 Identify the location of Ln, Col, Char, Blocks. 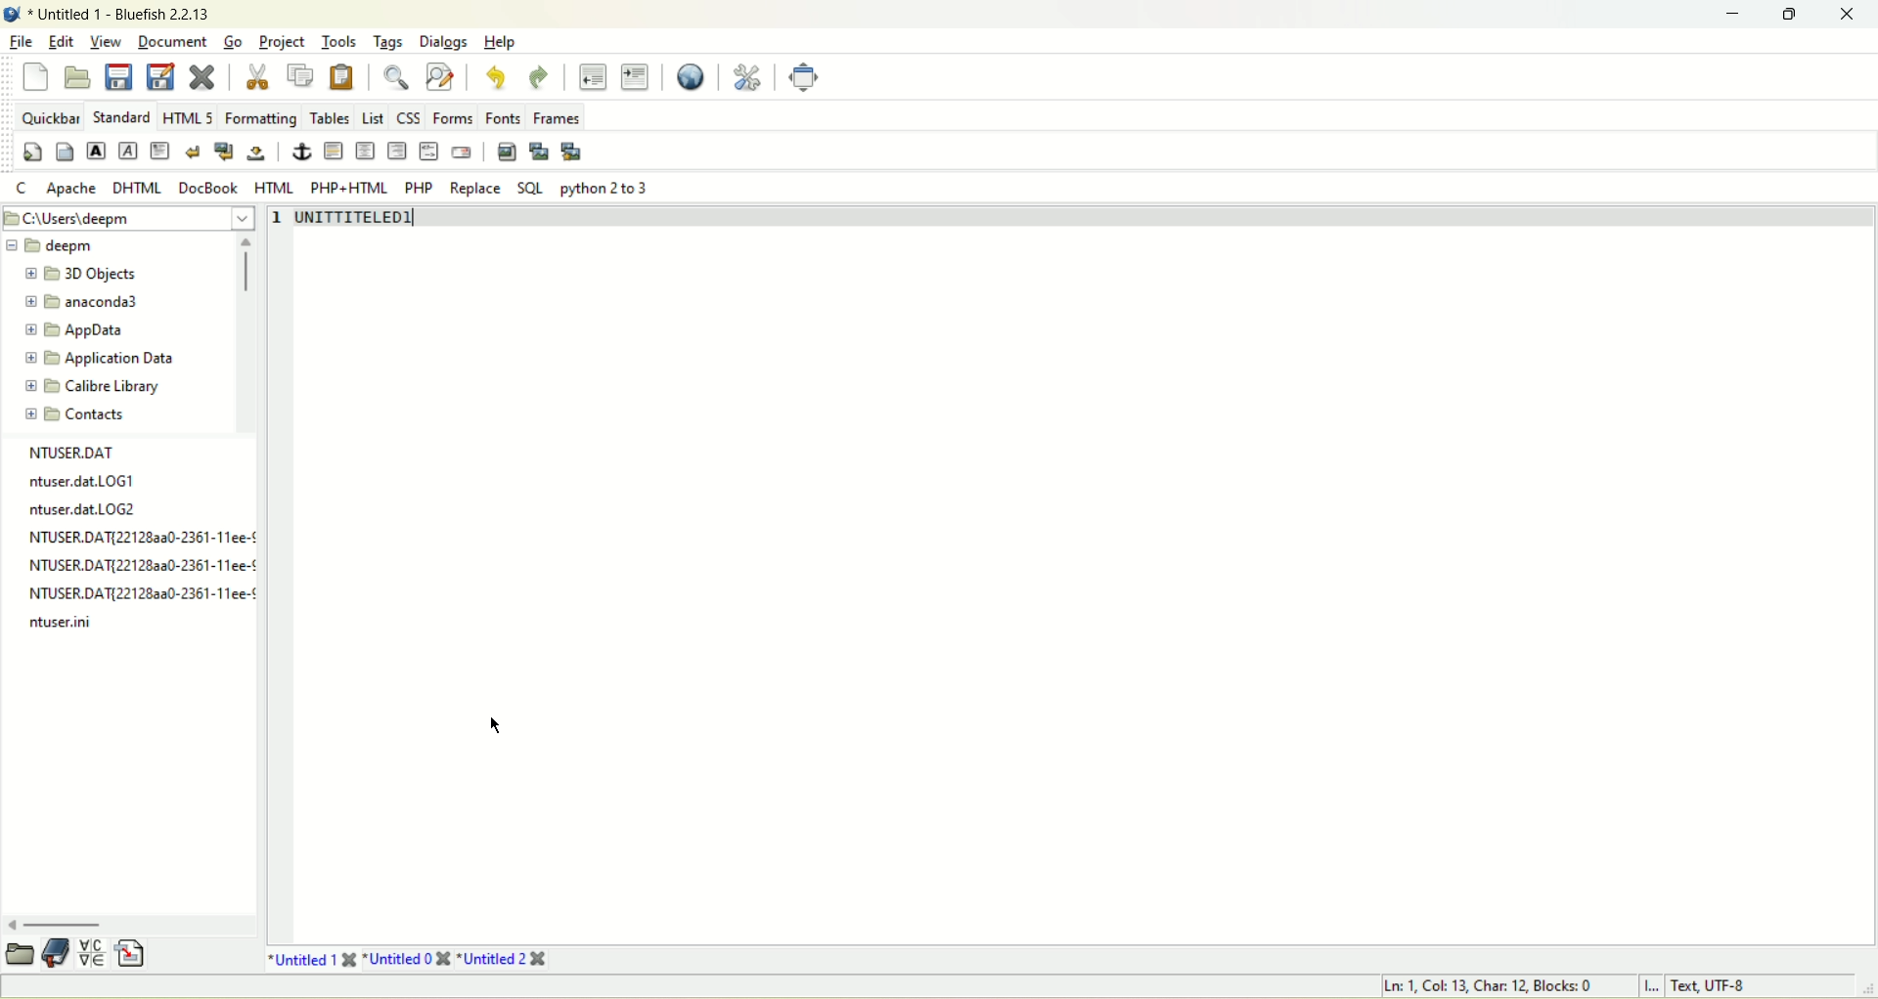
(1485, 987).